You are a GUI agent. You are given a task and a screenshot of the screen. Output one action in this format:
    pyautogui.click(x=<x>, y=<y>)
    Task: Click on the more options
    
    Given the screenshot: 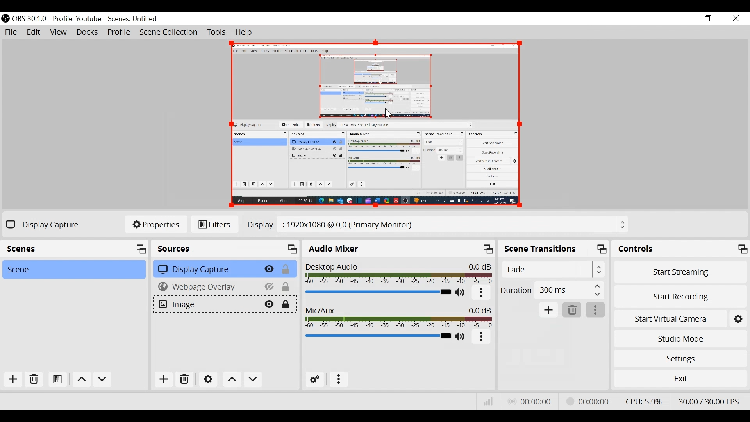 What is the action you would take?
    pyautogui.click(x=482, y=337)
    